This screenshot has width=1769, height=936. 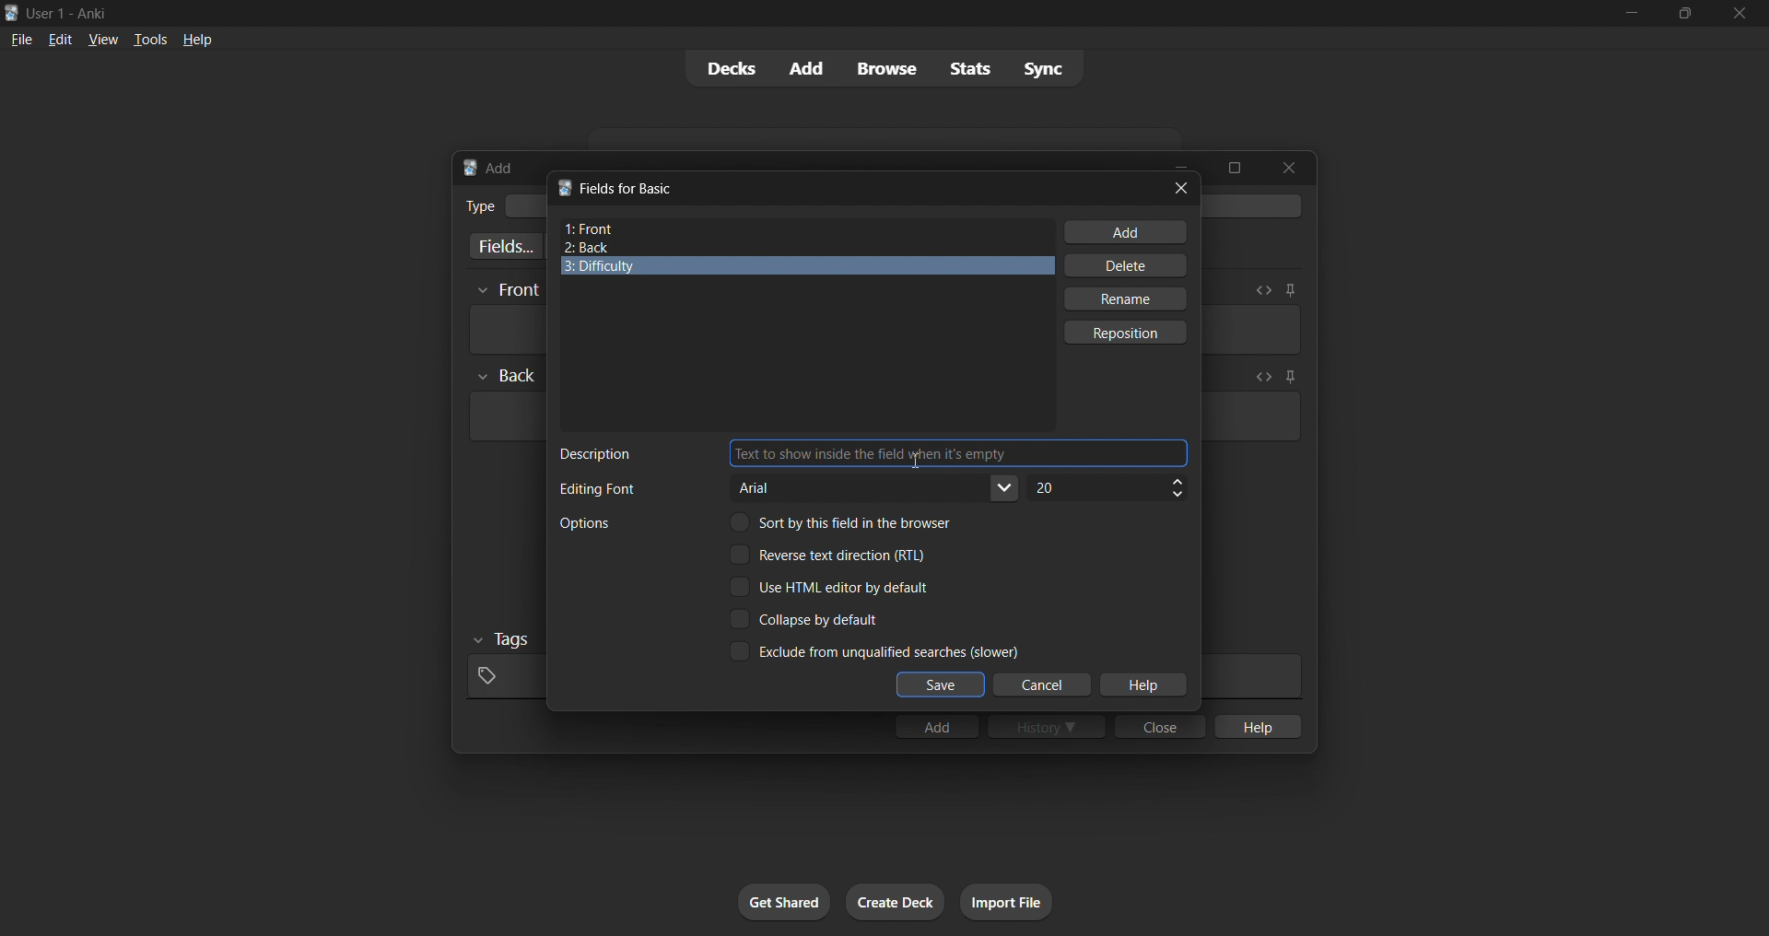 I want to click on add, so click(x=936, y=726).